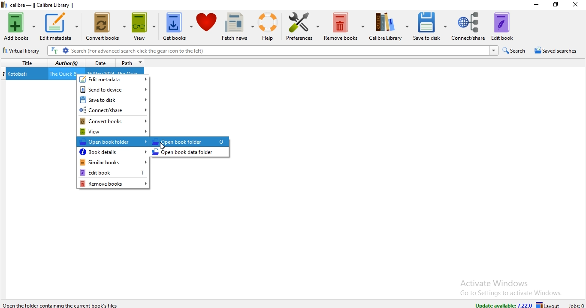 The width and height of the screenshot is (586, 308). Describe the element at coordinates (112, 141) in the screenshot. I see `open book folder` at that location.